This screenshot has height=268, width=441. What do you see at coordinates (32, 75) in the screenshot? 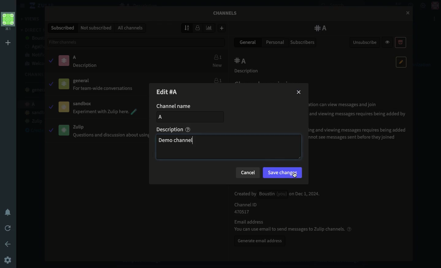
I see `Channels` at bounding box center [32, 75].